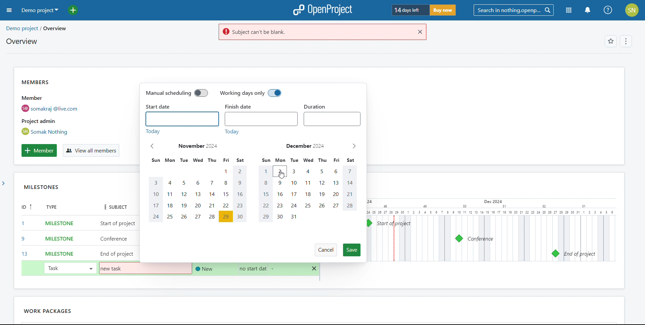 This screenshot has width=645, height=325. Describe the element at coordinates (182, 119) in the screenshot. I see `start date` at that location.